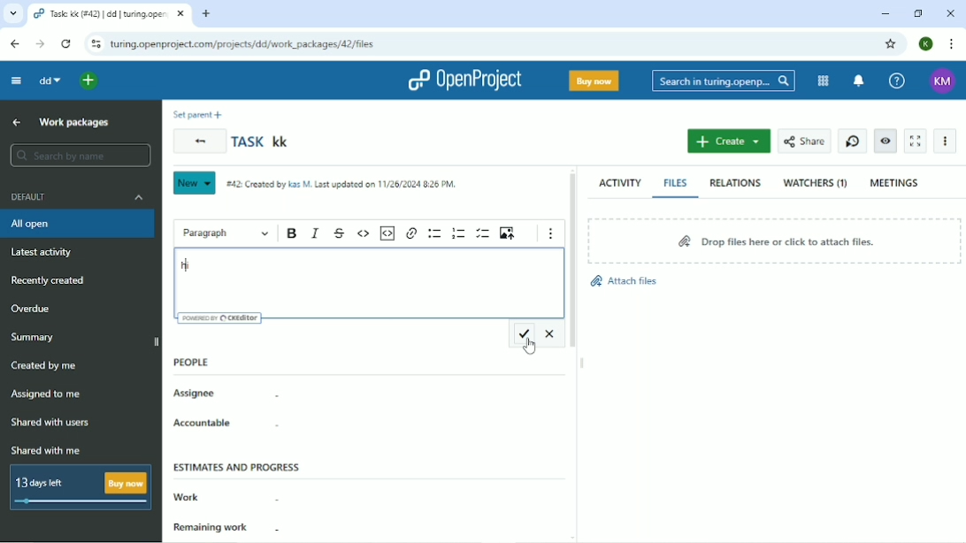 This screenshot has height=543, width=966. I want to click on Upload image from computer, so click(509, 233).